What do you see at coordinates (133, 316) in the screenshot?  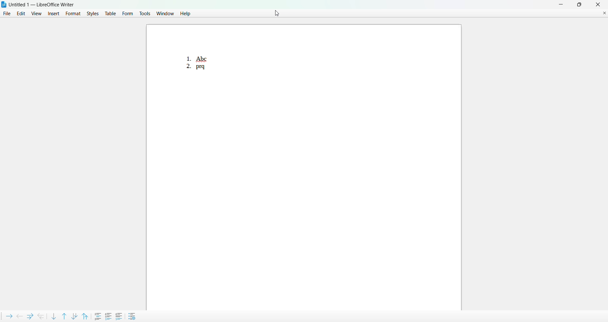 I see `bullets and numbering` at bounding box center [133, 316].